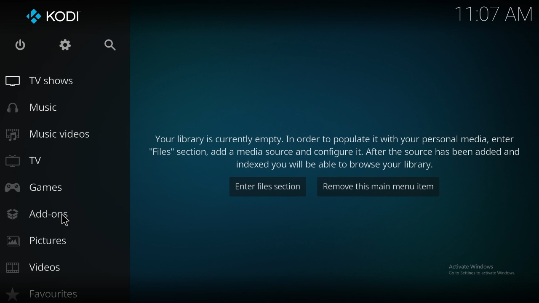  Describe the element at coordinates (21, 45) in the screenshot. I see `close` at that location.